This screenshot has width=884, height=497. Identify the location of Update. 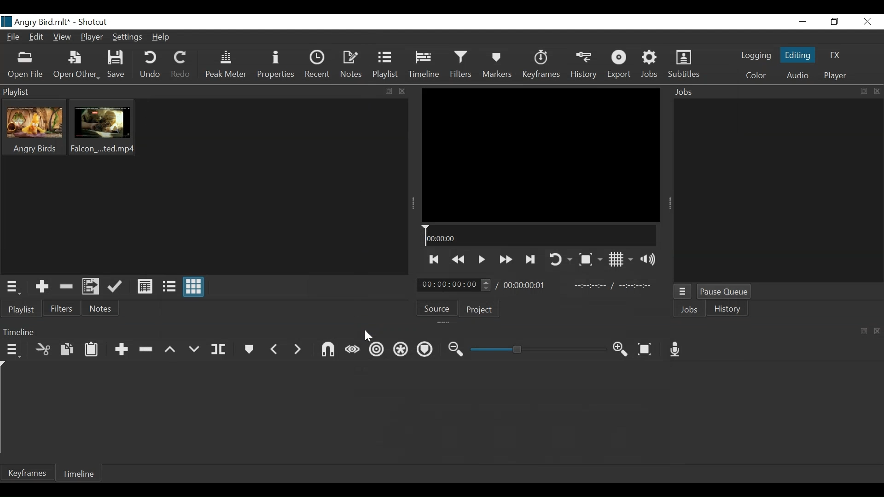
(116, 287).